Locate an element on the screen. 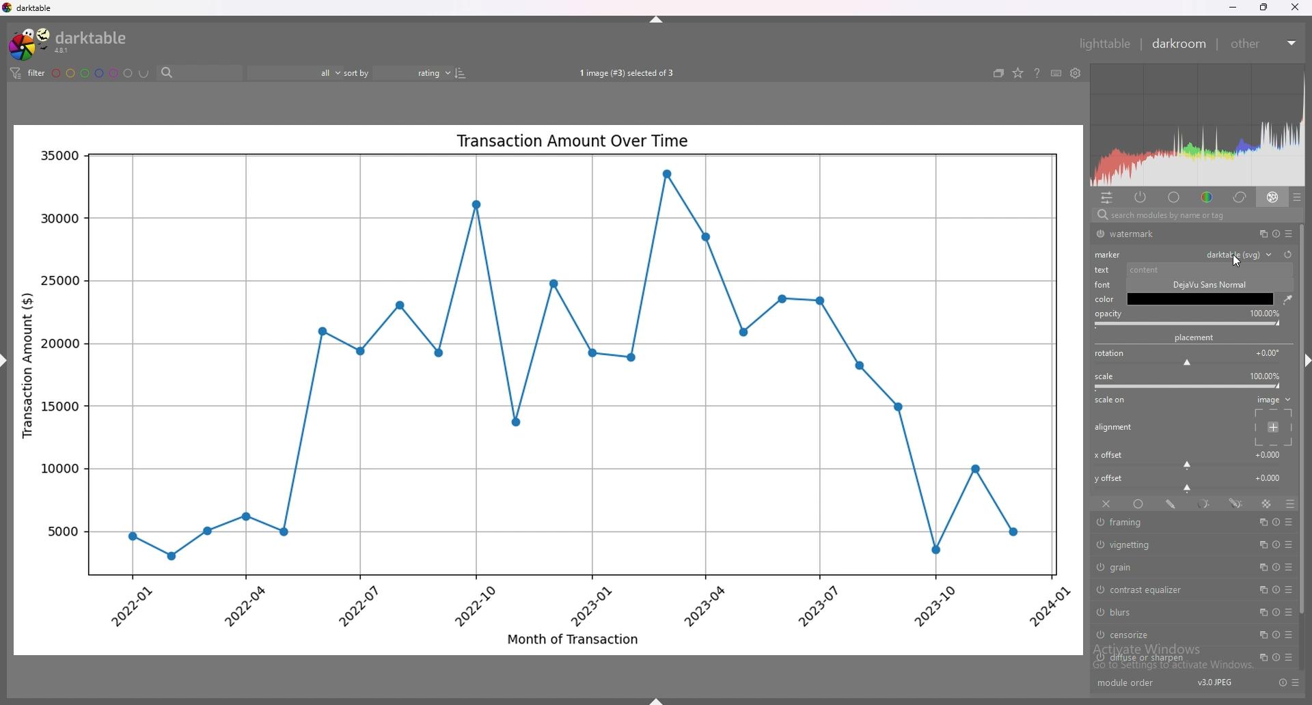  scroll bar is located at coordinates (1303, 419).